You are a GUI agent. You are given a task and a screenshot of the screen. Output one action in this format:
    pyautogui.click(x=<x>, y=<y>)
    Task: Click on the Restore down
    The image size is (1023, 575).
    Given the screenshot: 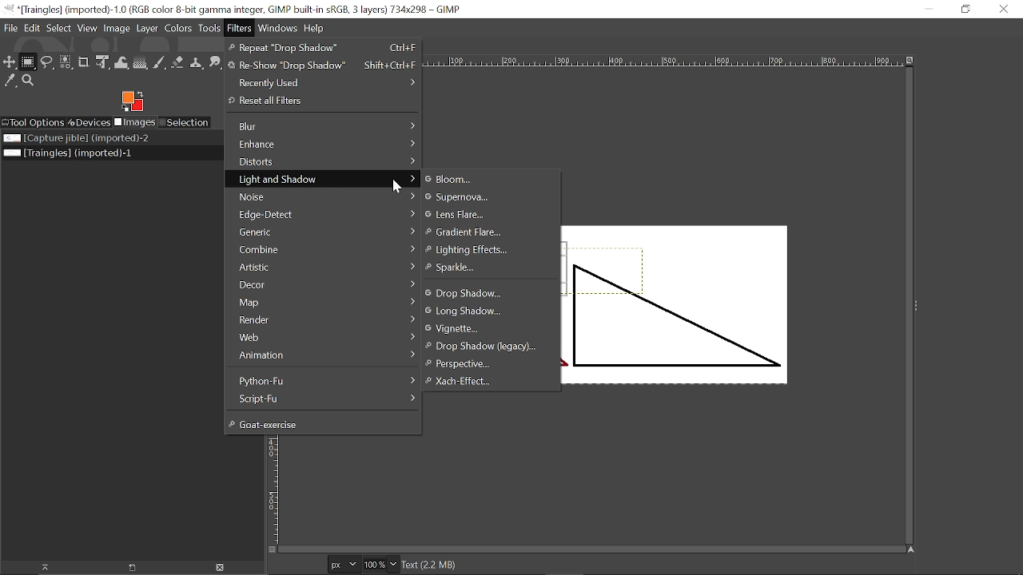 What is the action you would take?
    pyautogui.click(x=967, y=10)
    